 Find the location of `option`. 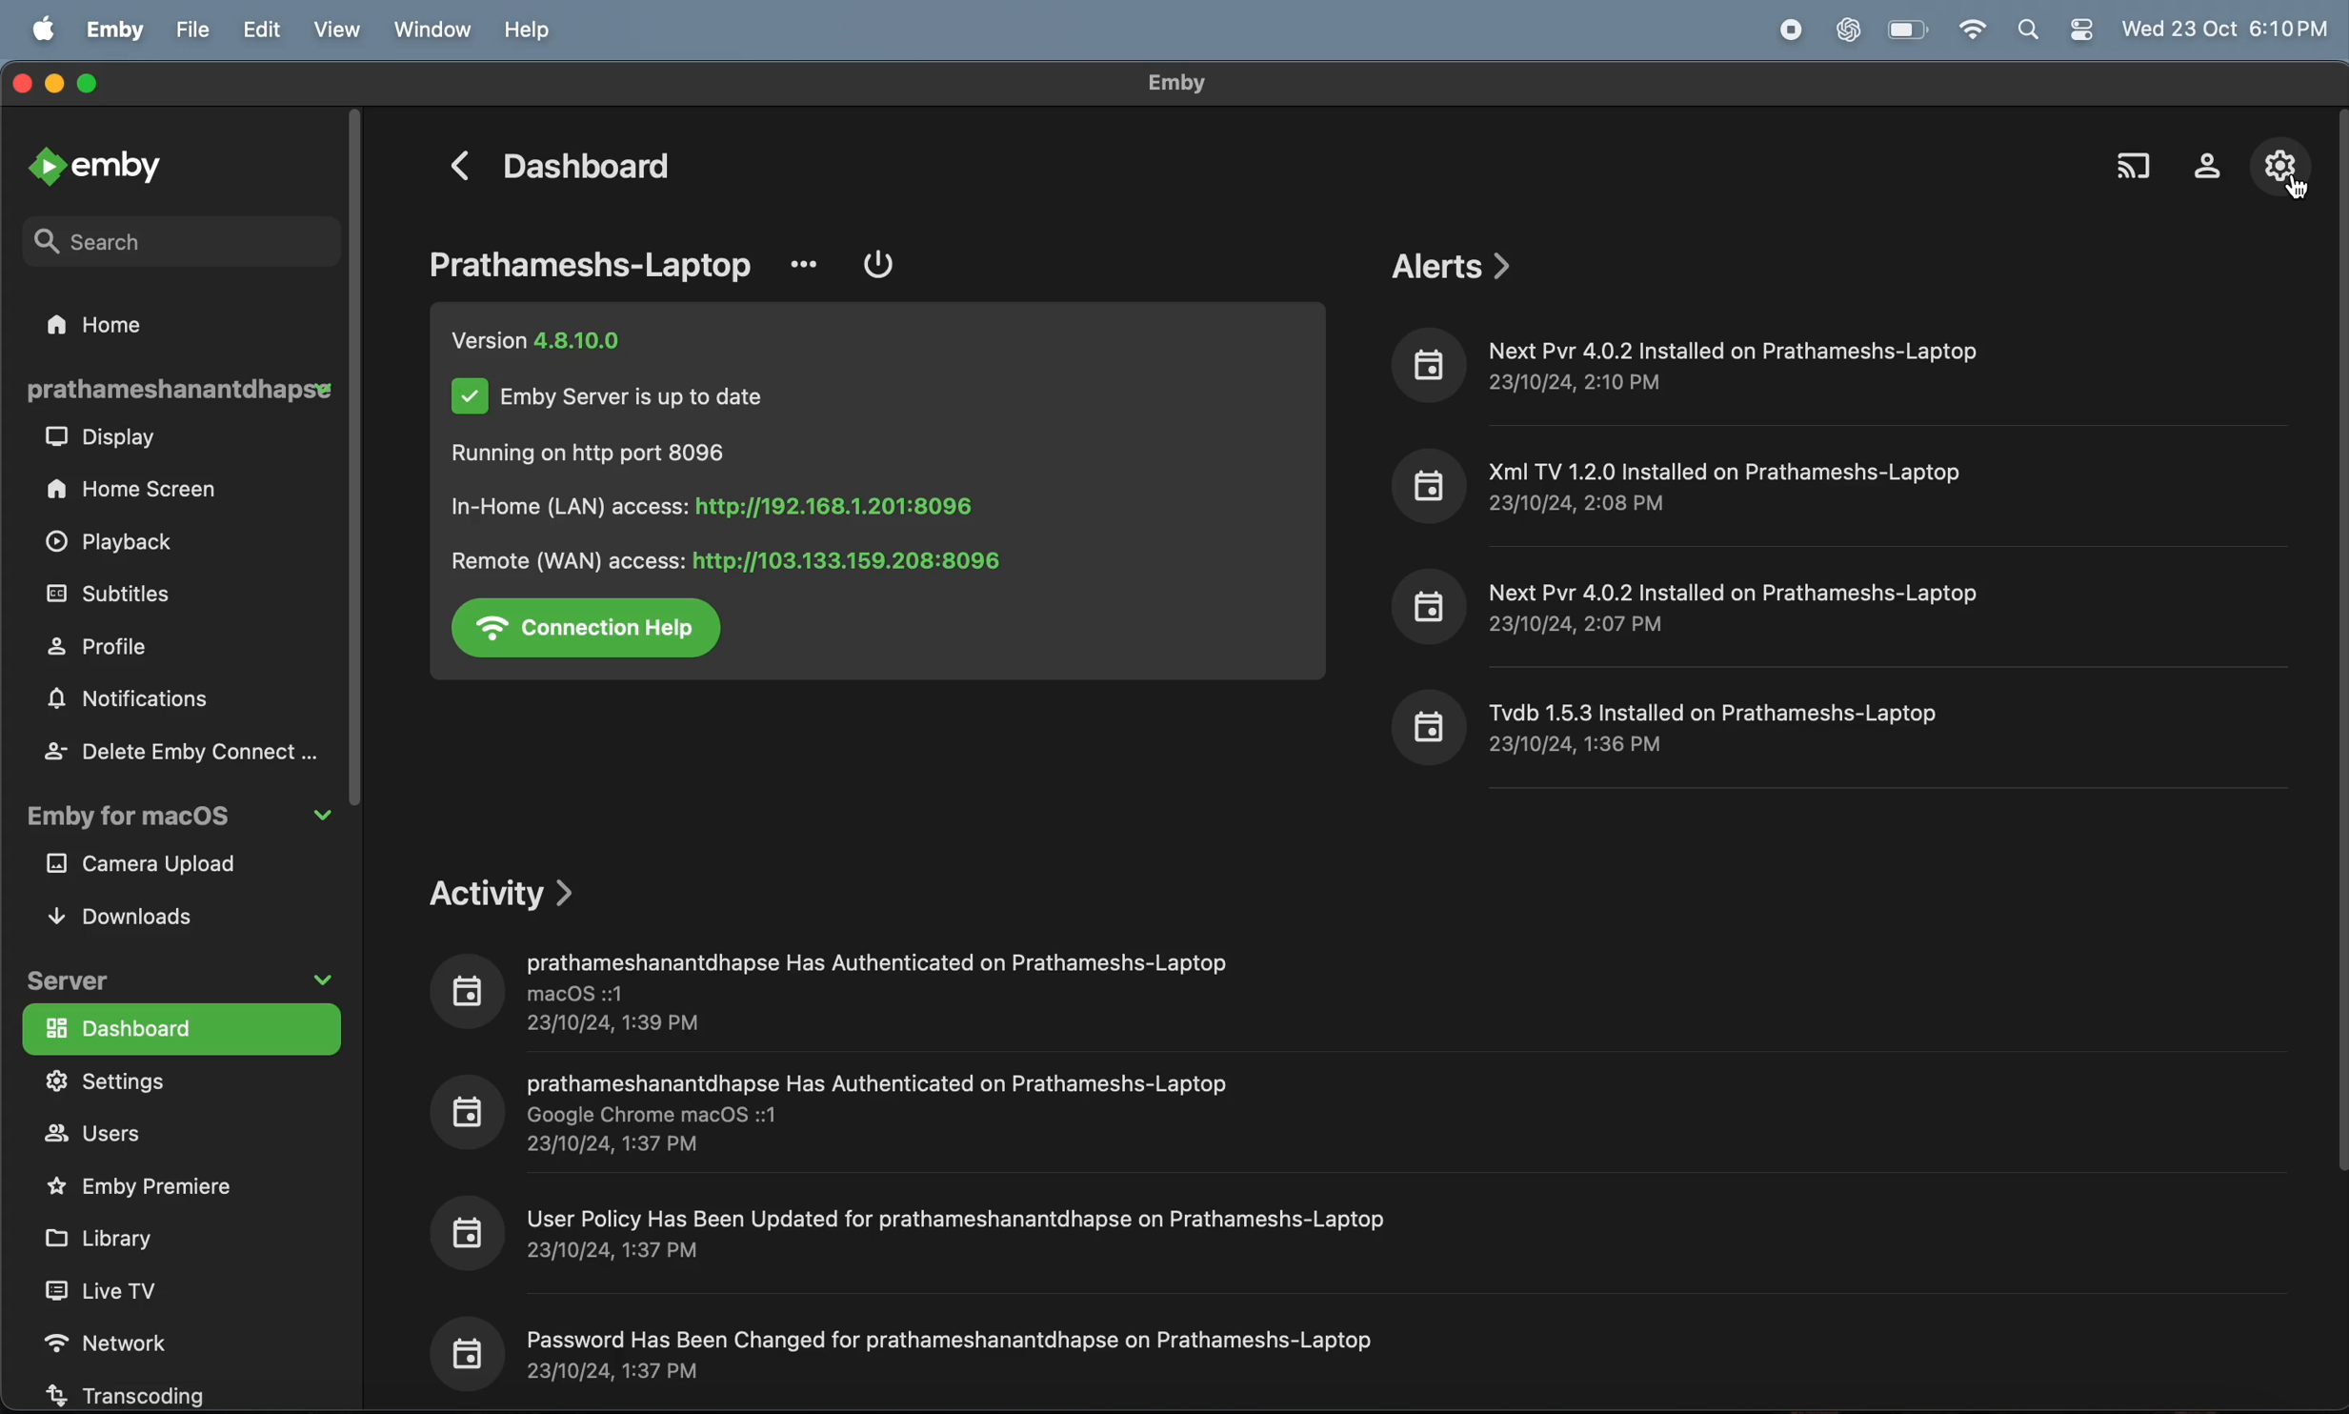

option is located at coordinates (805, 255).